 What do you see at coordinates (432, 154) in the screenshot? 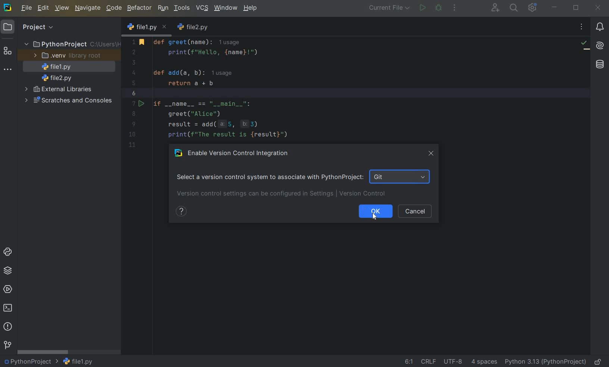
I see `close` at bounding box center [432, 154].